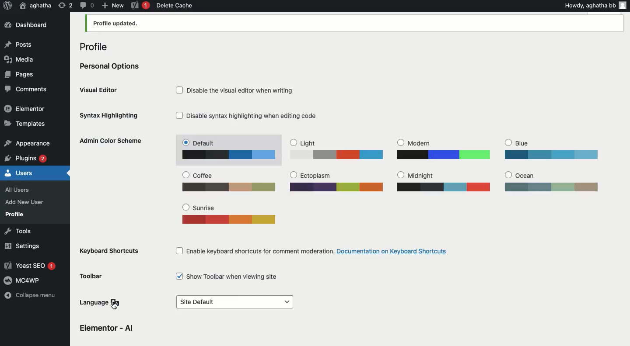 The width and height of the screenshot is (630, 346). I want to click on Midnight, so click(443, 181).